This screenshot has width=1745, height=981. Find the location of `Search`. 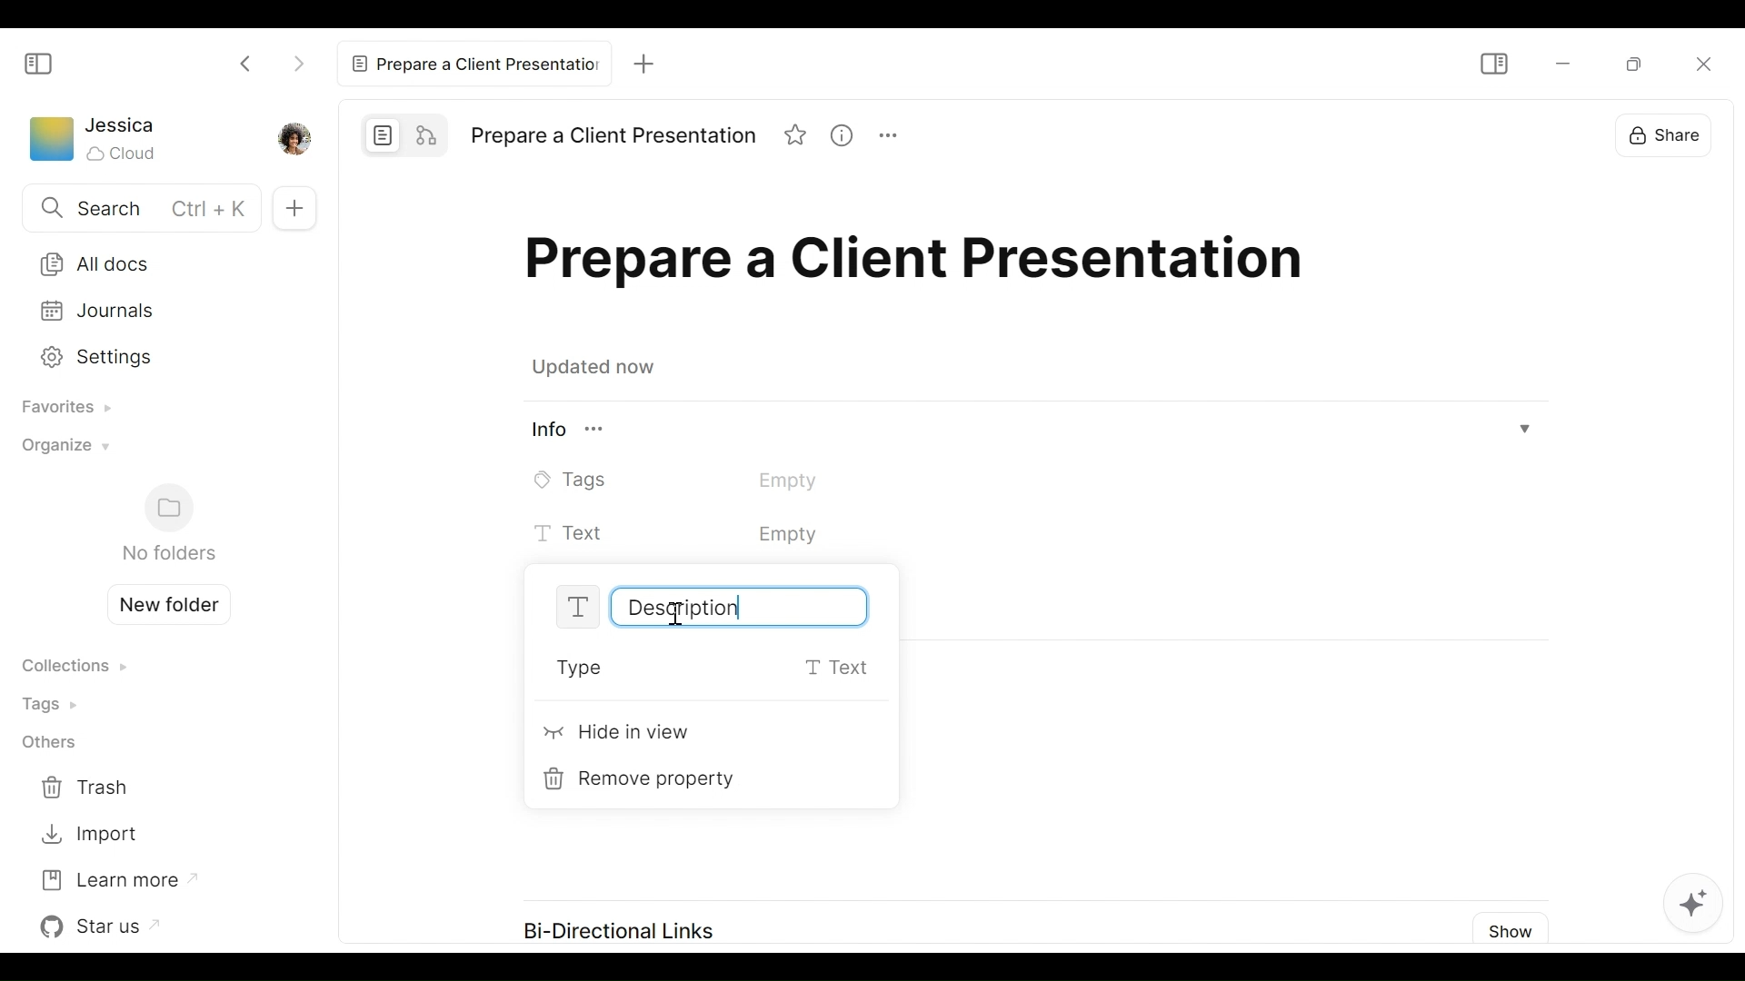

Search is located at coordinates (137, 210).